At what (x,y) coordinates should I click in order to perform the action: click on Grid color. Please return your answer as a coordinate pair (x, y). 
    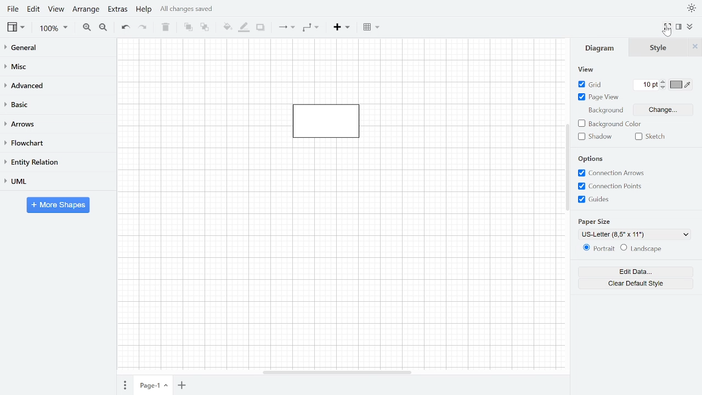
    Looking at the image, I should click on (682, 84).